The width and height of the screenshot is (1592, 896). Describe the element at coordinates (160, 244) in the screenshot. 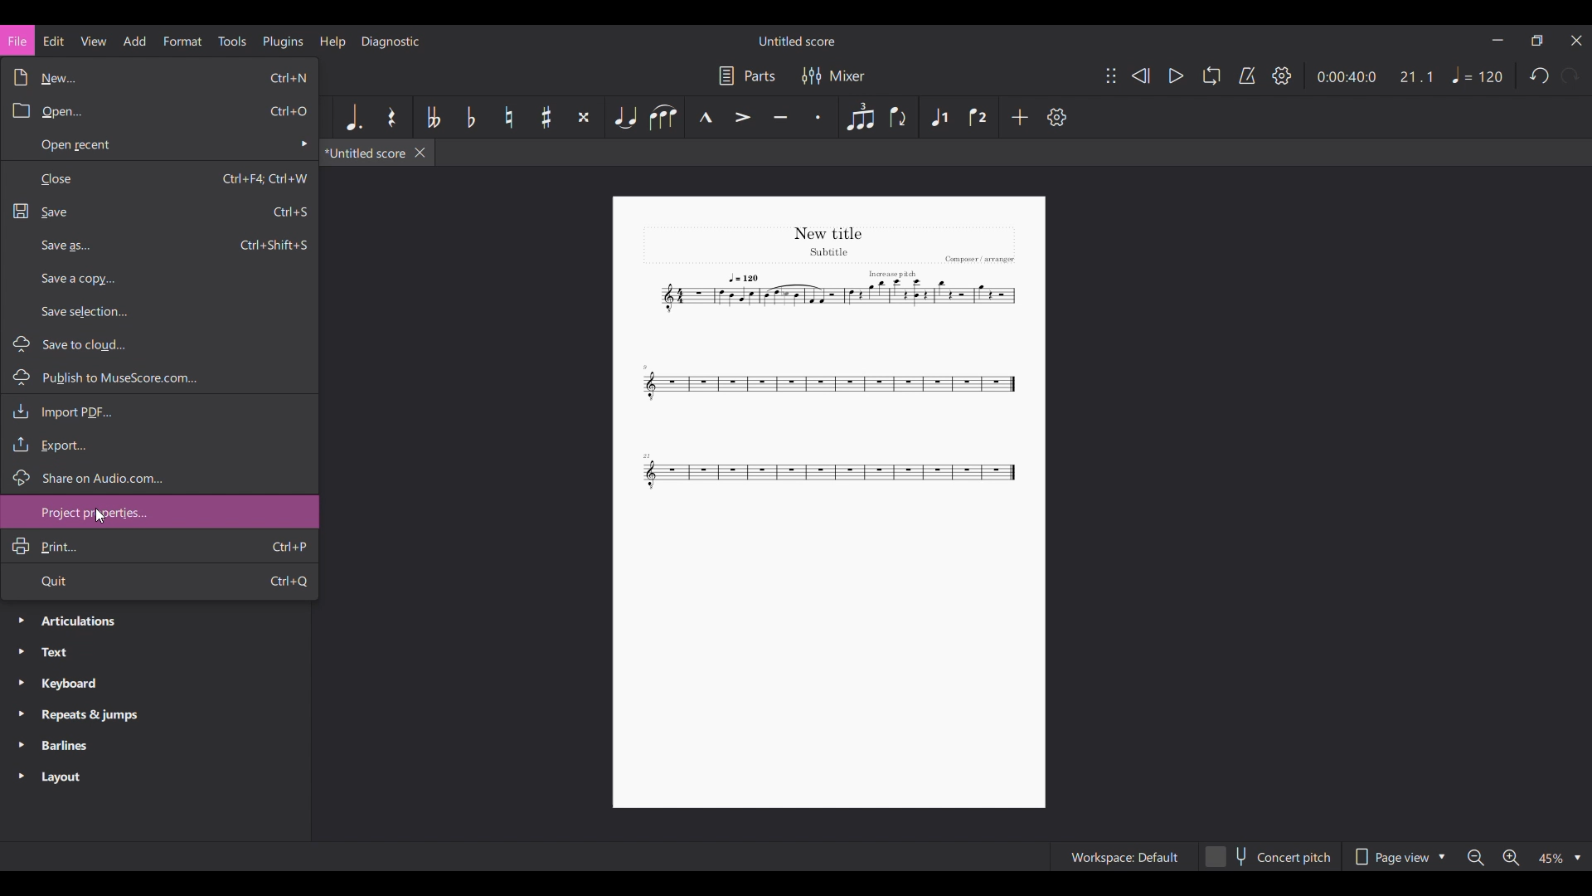

I see `Save as...` at that location.